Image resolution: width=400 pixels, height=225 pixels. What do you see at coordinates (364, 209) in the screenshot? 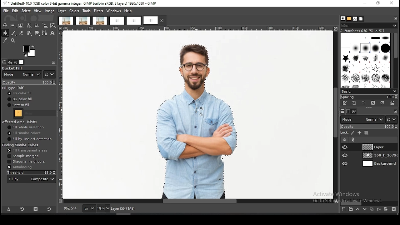
I see `move layer one step down` at bounding box center [364, 209].